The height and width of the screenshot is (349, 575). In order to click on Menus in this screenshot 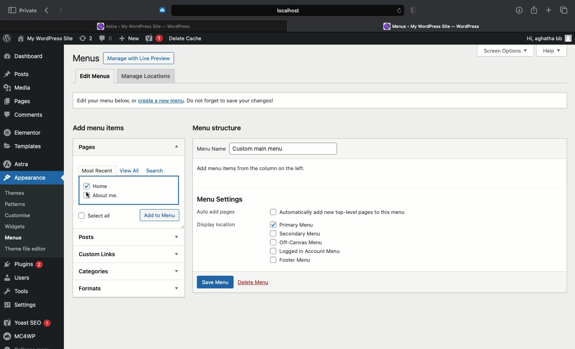, I will do `click(12, 238)`.